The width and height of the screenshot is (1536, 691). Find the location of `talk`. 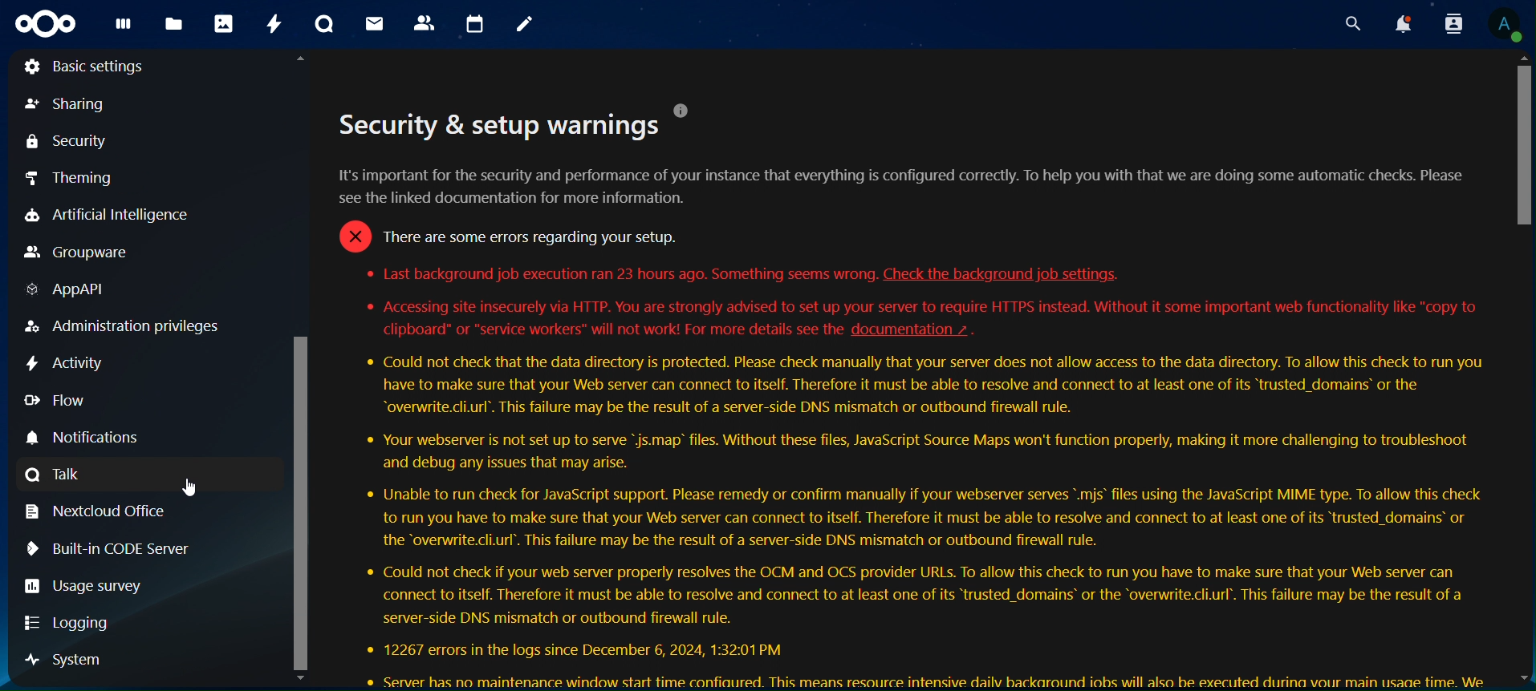

talk is located at coordinates (324, 25).